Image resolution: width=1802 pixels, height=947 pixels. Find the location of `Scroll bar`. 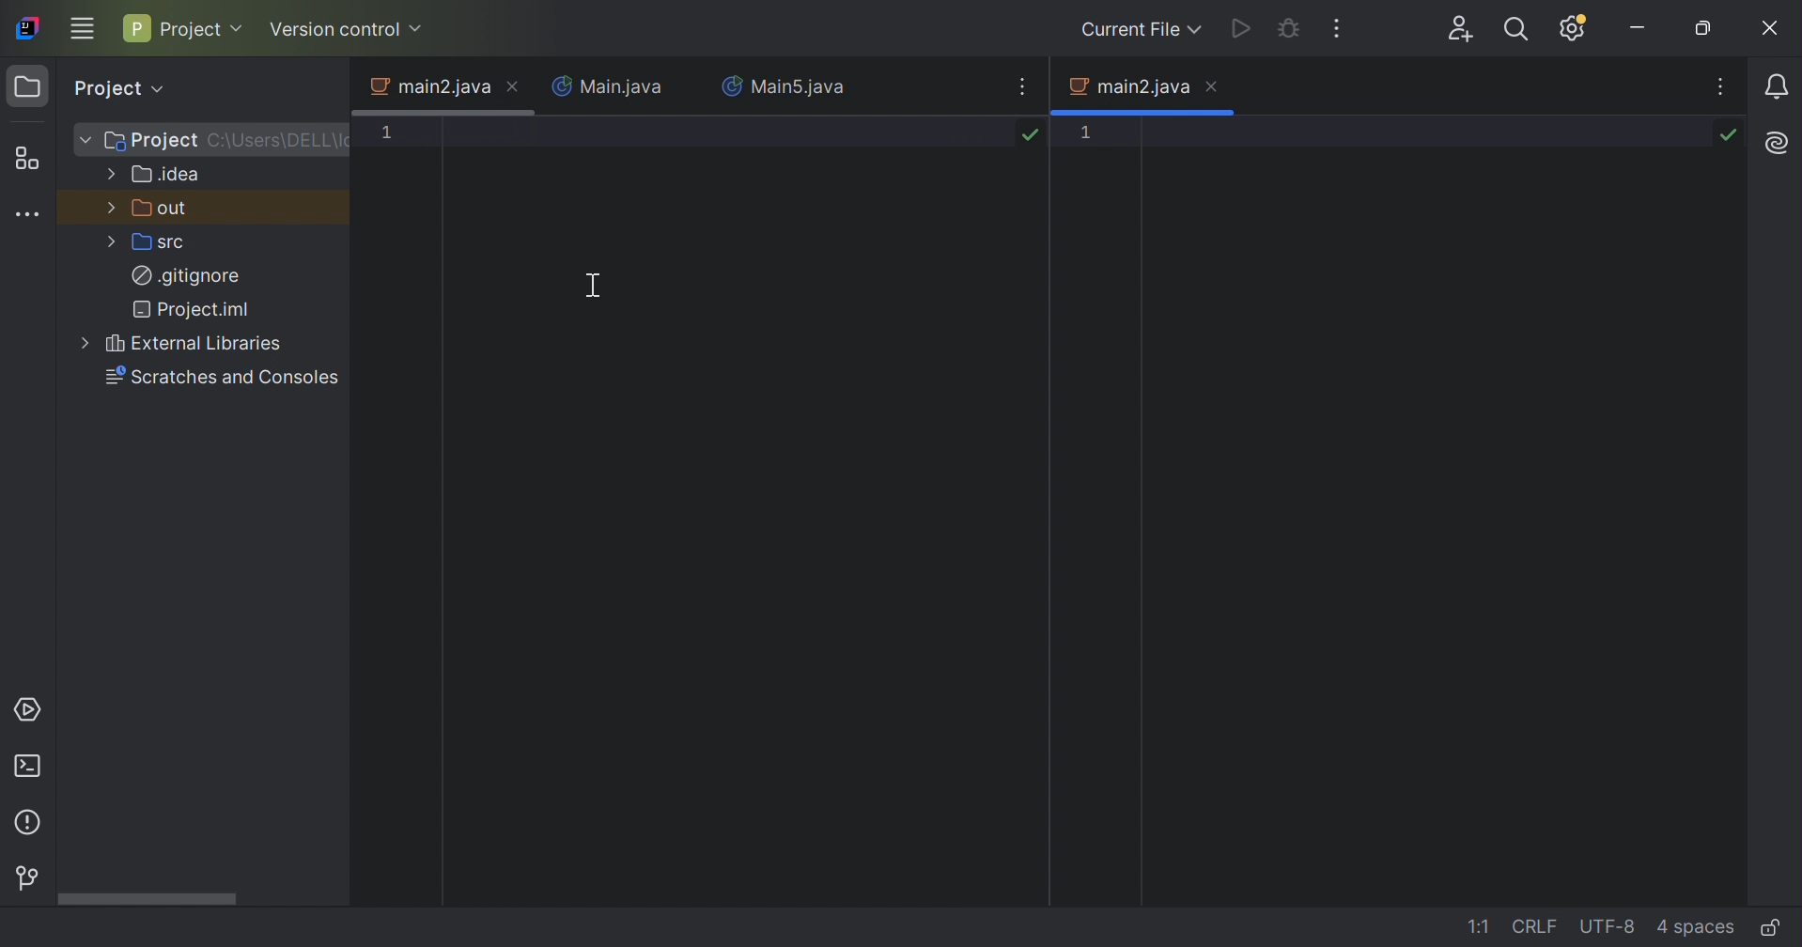

Scroll bar is located at coordinates (146, 898).